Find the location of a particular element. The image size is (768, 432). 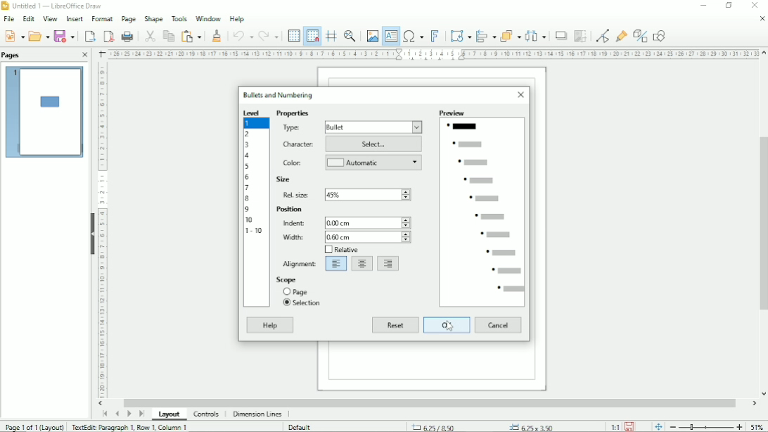

Export directly as PDF is located at coordinates (108, 36).